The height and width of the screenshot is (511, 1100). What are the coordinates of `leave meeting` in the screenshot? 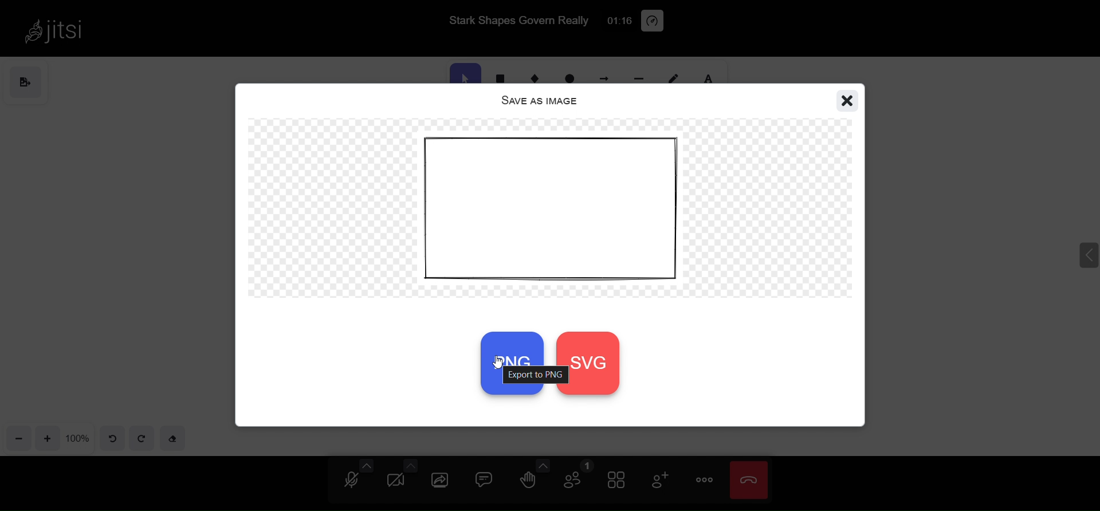 It's located at (752, 480).